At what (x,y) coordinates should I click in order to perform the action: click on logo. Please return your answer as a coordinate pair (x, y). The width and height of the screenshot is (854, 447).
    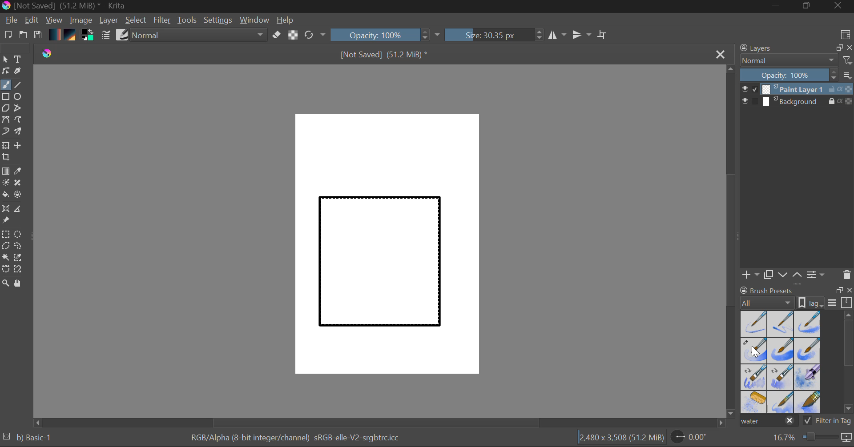
    Looking at the image, I should click on (53, 53).